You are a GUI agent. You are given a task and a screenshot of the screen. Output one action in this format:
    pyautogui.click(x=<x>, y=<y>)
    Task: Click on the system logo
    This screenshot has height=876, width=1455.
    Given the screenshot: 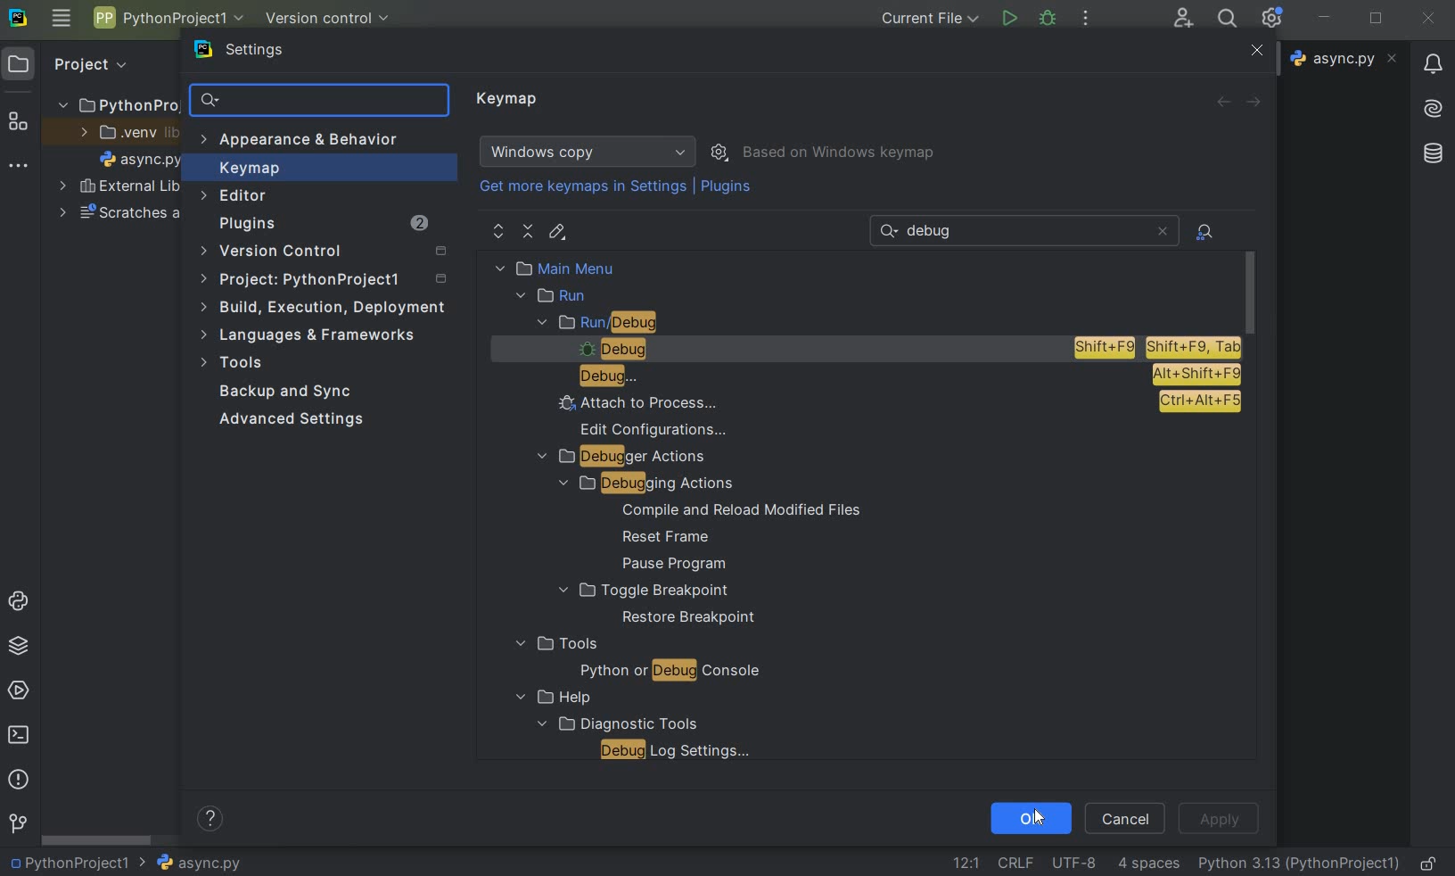 What is the action you would take?
    pyautogui.click(x=17, y=16)
    